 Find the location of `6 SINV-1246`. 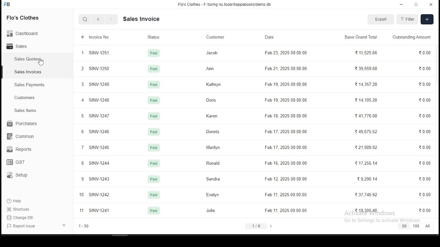

6 SINV-1246 is located at coordinates (97, 130).